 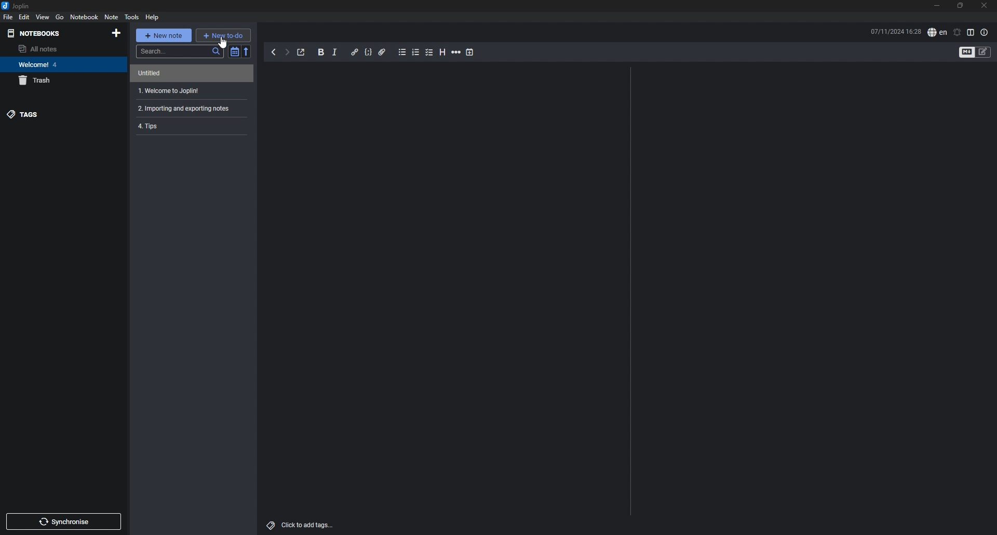 I want to click on back, so click(x=274, y=52).